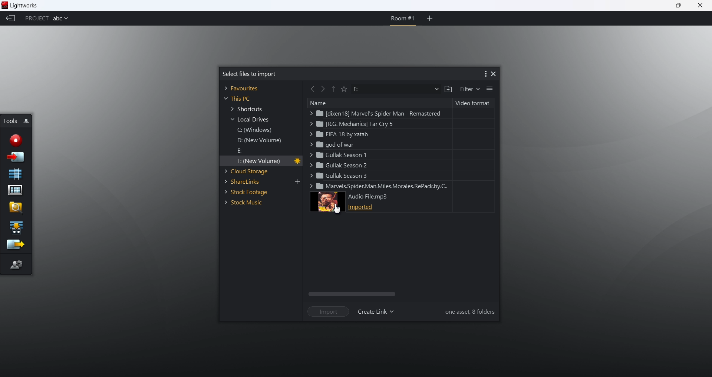  What do you see at coordinates (61, 19) in the screenshot?
I see `project name` at bounding box center [61, 19].